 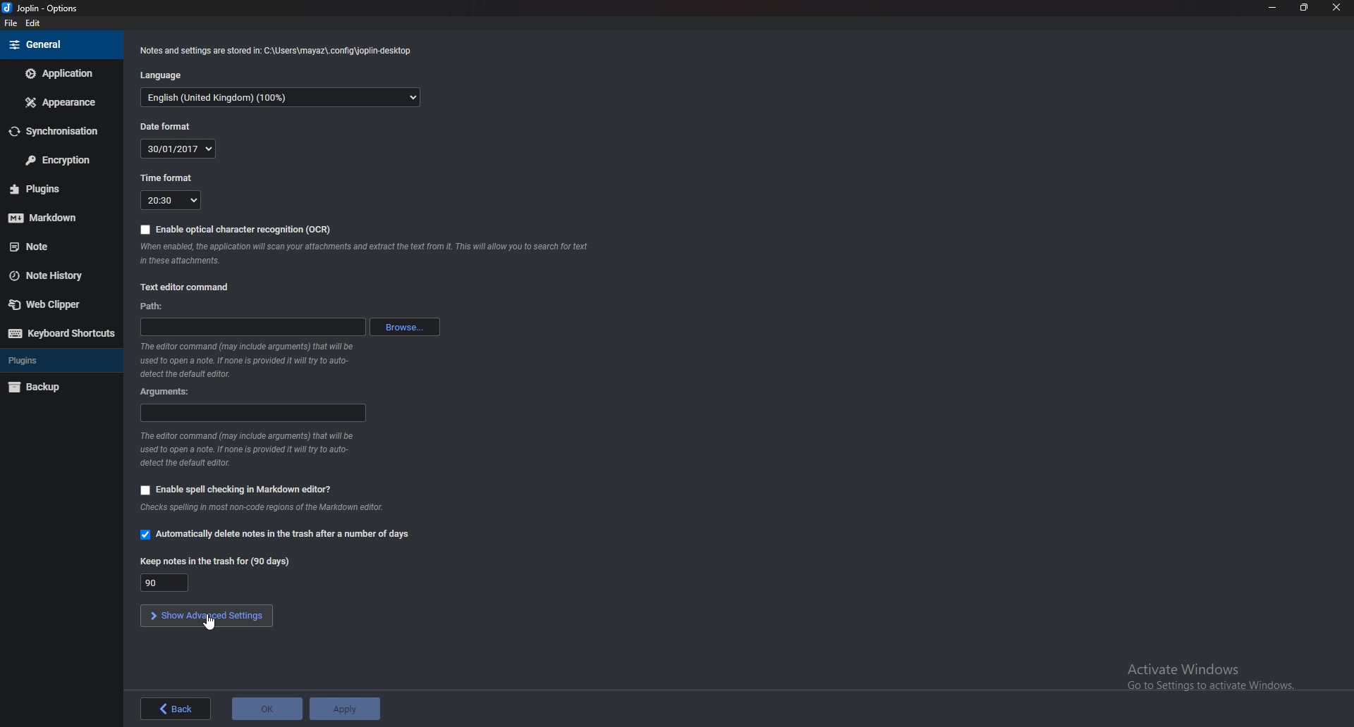 I want to click on Web clipper, so click(x=56, y=304).